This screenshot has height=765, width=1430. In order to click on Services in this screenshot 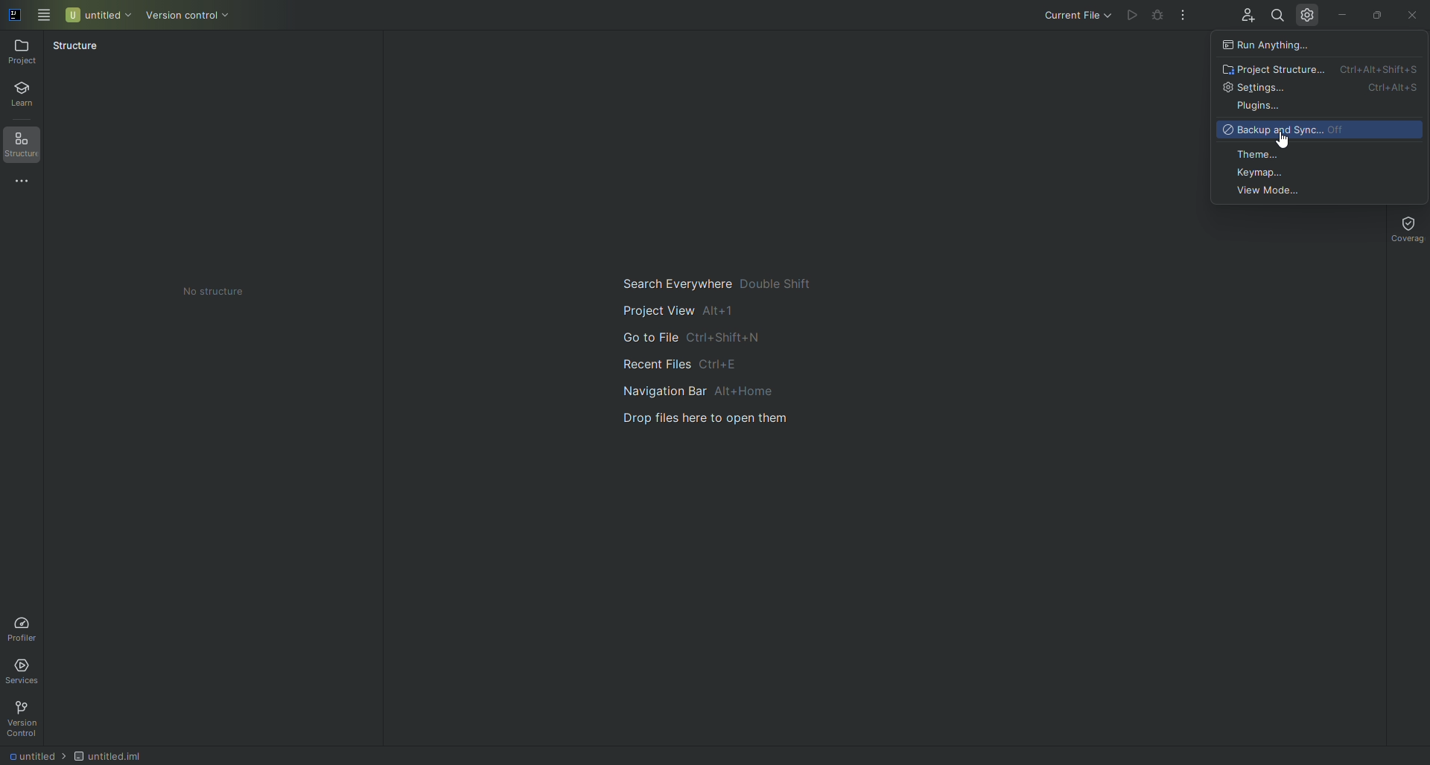, I will do `click(27, 669)`.